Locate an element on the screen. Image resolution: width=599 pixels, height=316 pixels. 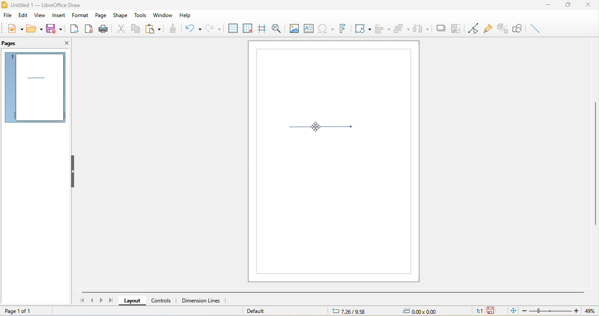
shadow is located at coordinates (441, 28).